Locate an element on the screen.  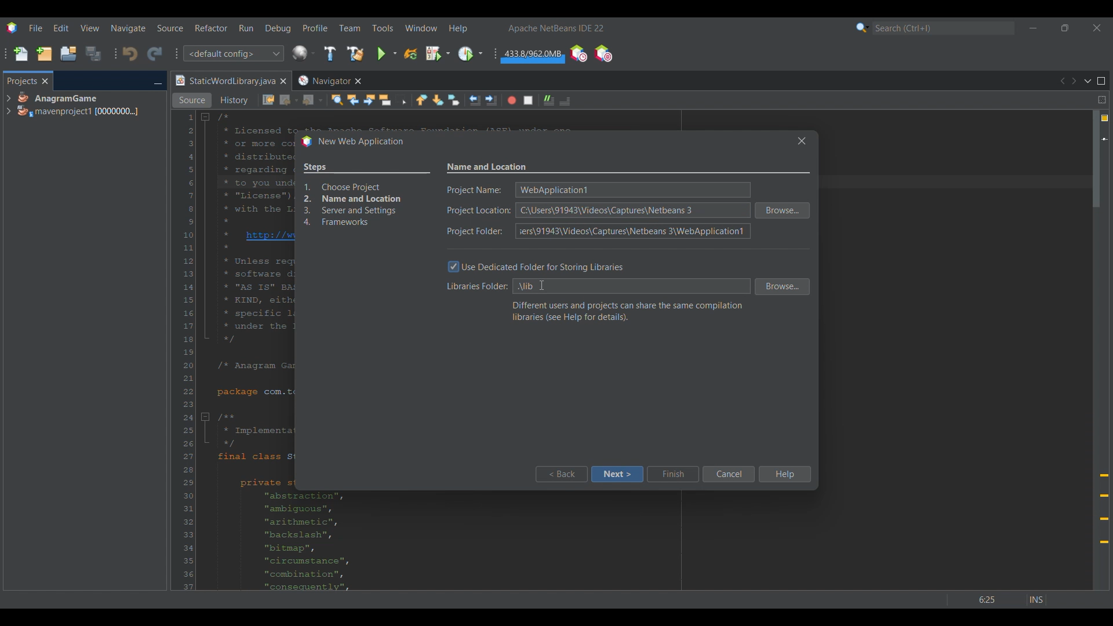
 is located at coordinates (799, 140).